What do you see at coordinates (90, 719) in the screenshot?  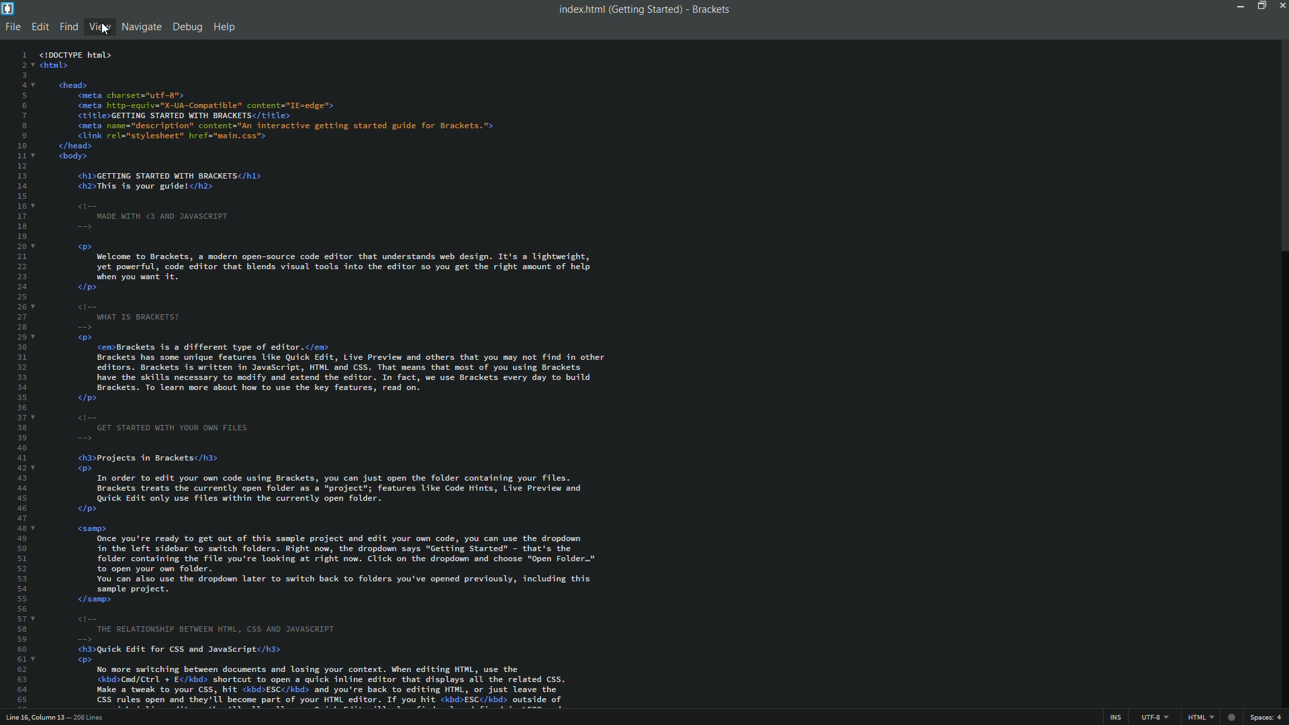 I see `number of lines` at bounding box center [90, 719].